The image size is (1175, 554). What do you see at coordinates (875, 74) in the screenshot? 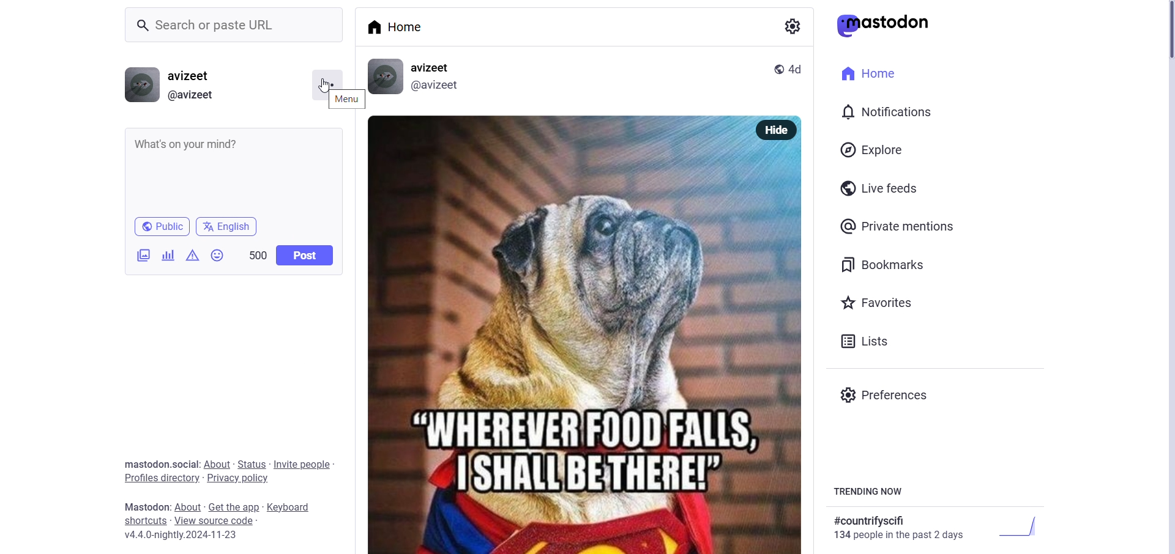
I see `home` at bounding box center [875, 74].